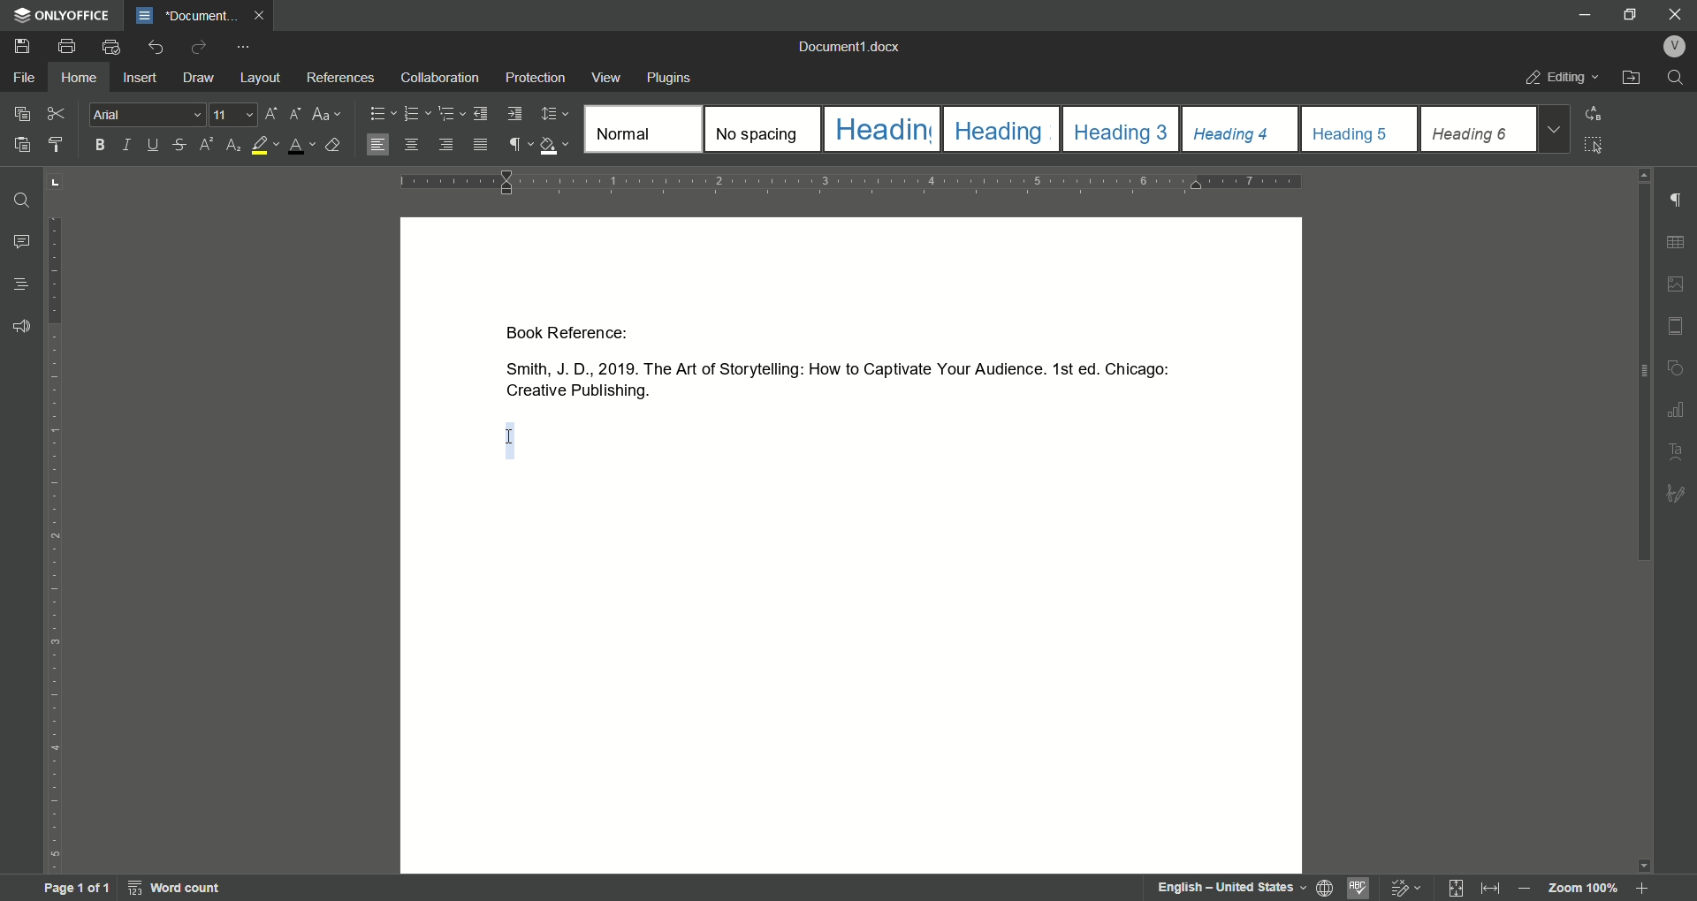 Image resolution: width=1697 pixels, height=901 pixels. I want to click on layout, so click(262, 78).